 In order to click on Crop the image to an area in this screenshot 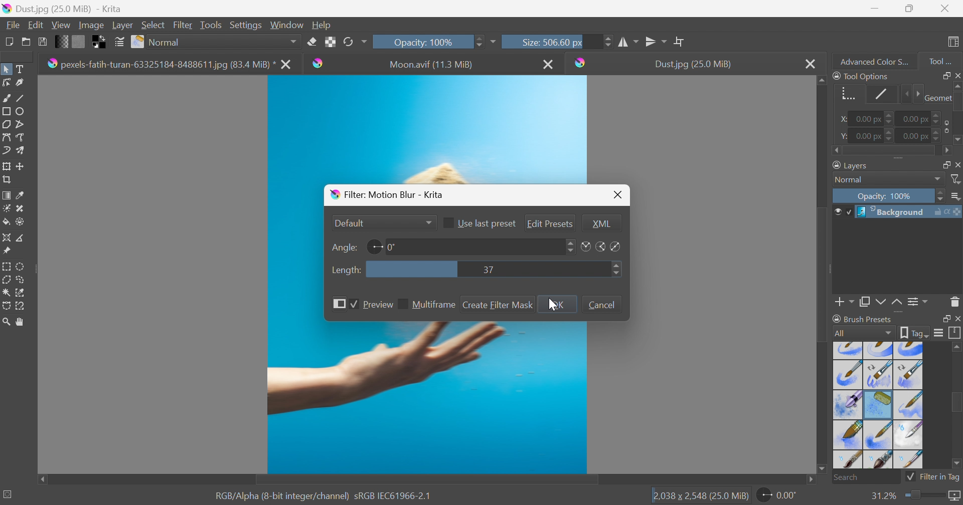, I will do `click(8, 181)`.